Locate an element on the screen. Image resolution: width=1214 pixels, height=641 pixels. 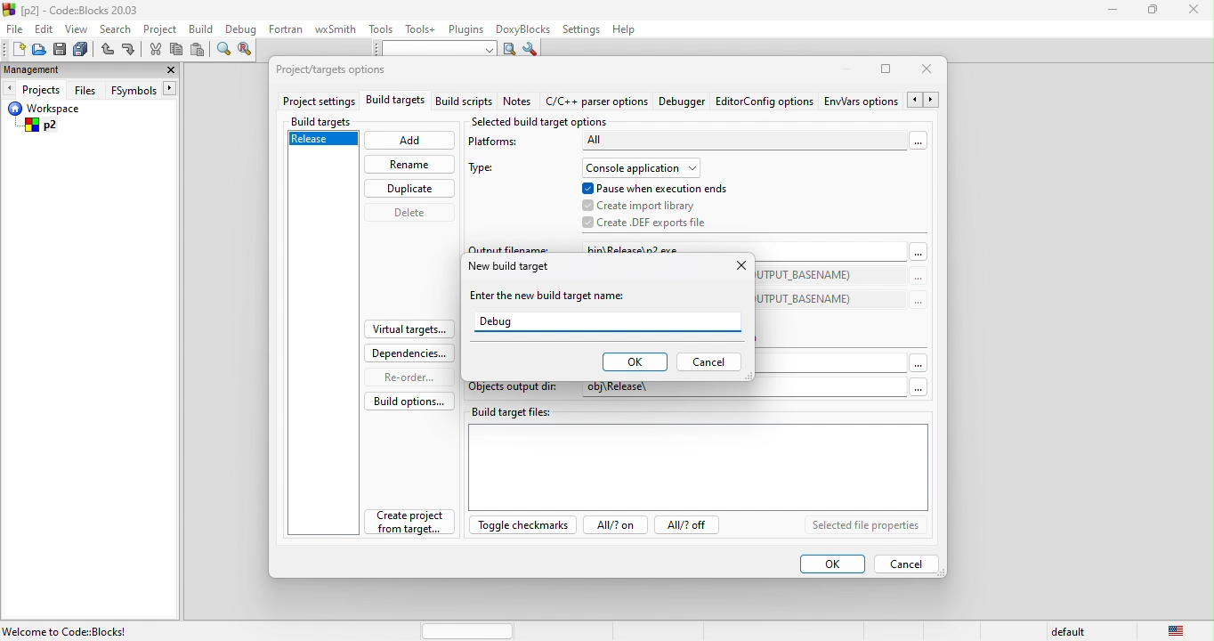
console application is located at coordinates (648, 167).